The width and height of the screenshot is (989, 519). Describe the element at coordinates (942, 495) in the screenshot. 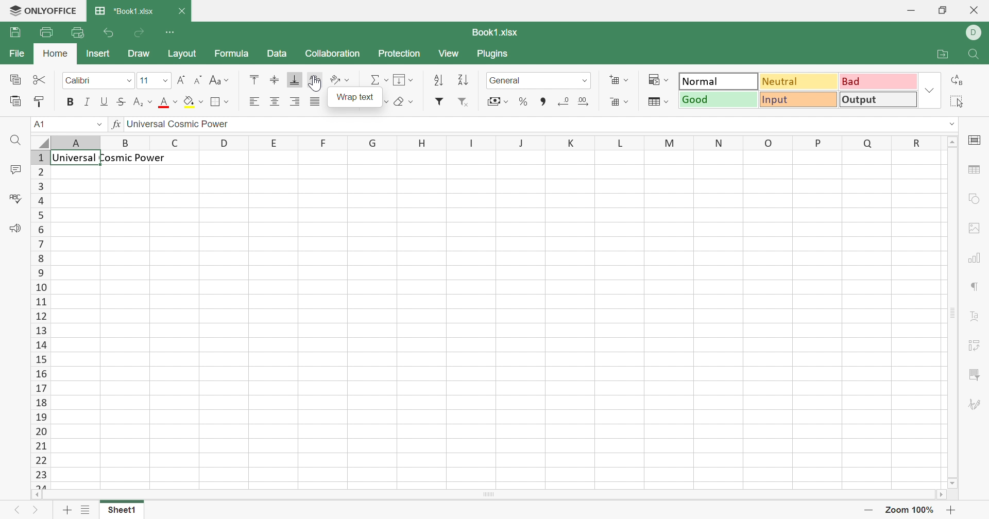

I see `Scroll Right` at that location.